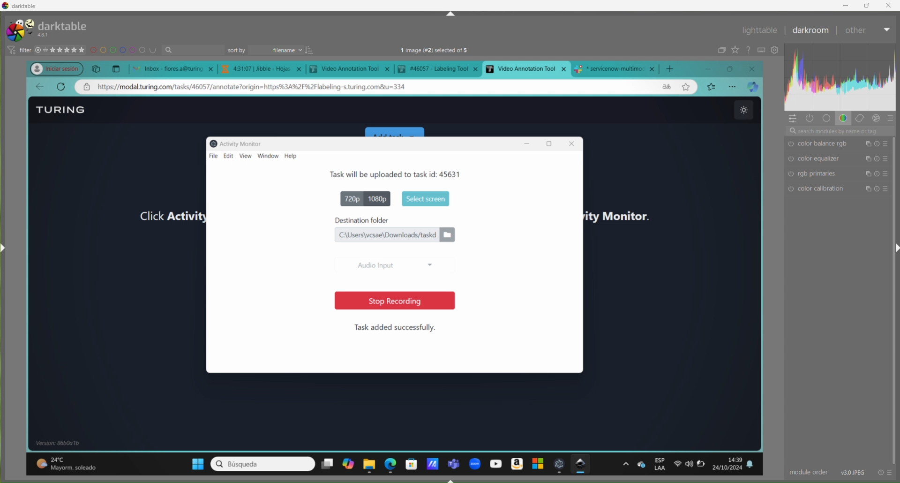 This screenshot has height=483, width=900. I want to click on Task details, so click(368, 174).